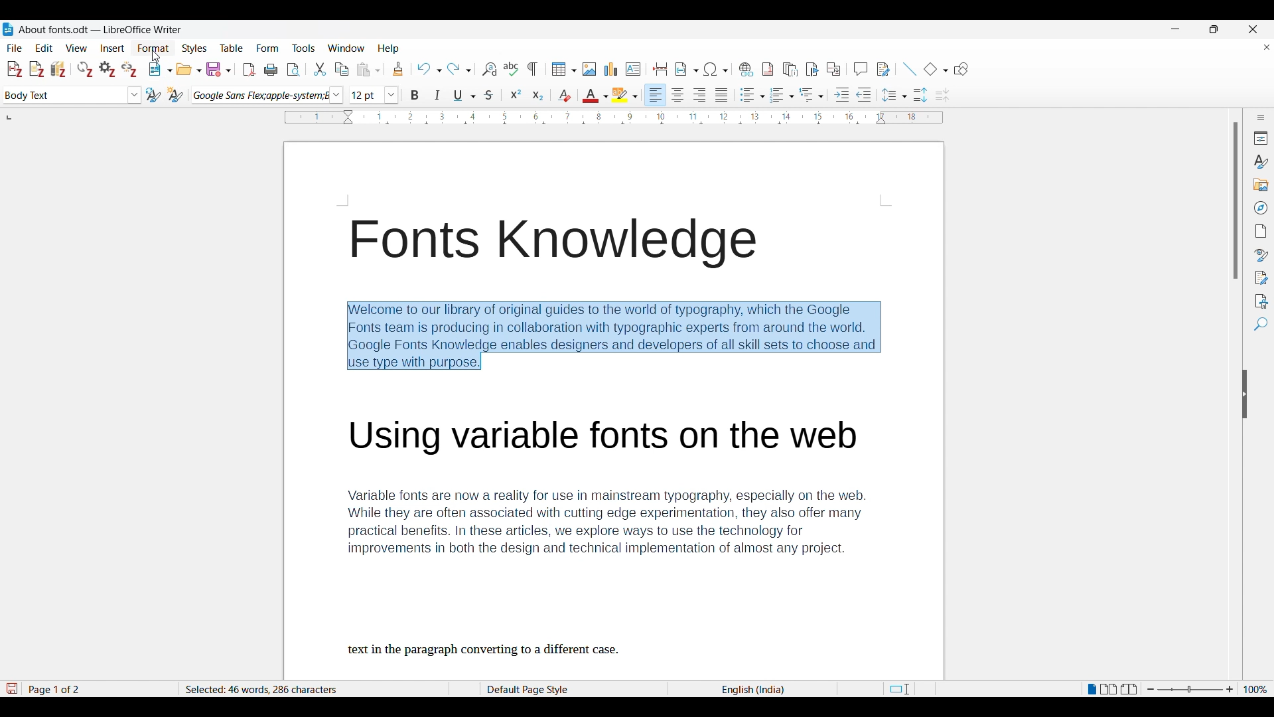 This screenshot has width=1274, height=717. I want to click on Insert line, so click(909, 69).